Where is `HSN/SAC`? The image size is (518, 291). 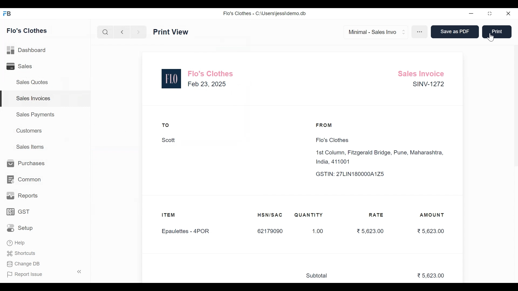
HSN/SAC is located at coordinates (270, 215).